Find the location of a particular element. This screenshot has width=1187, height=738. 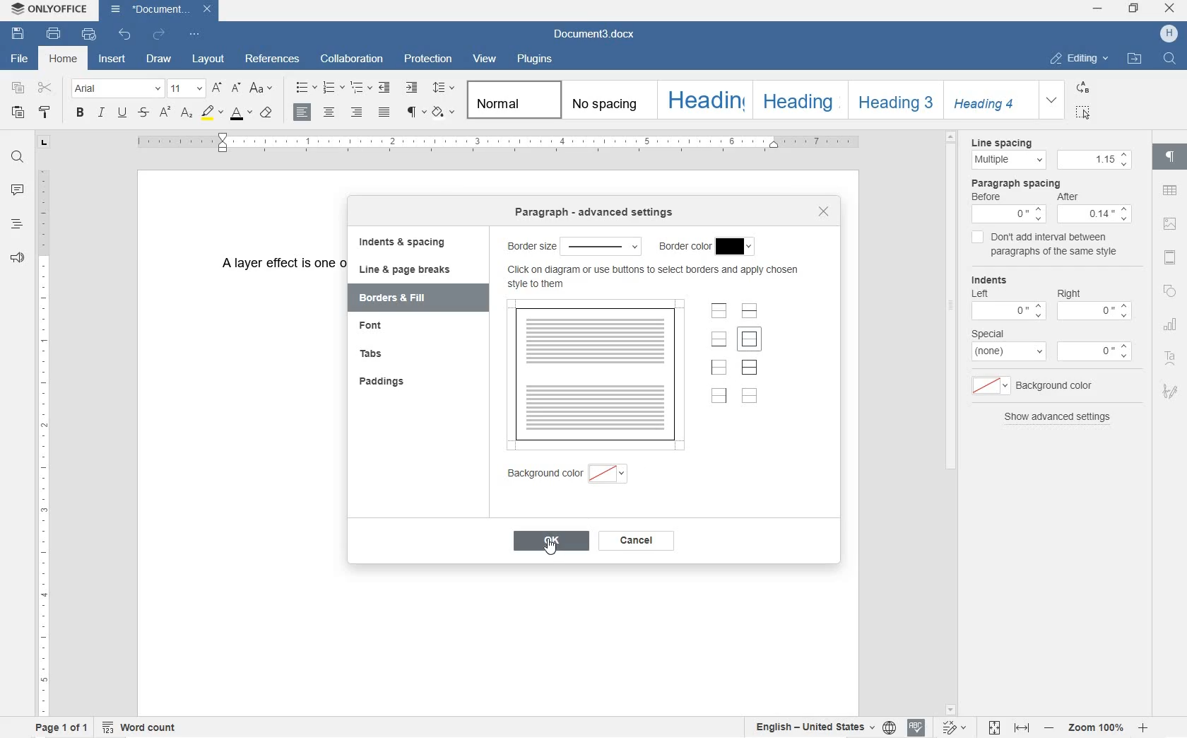

HOME is located at coordinates (66, 59).